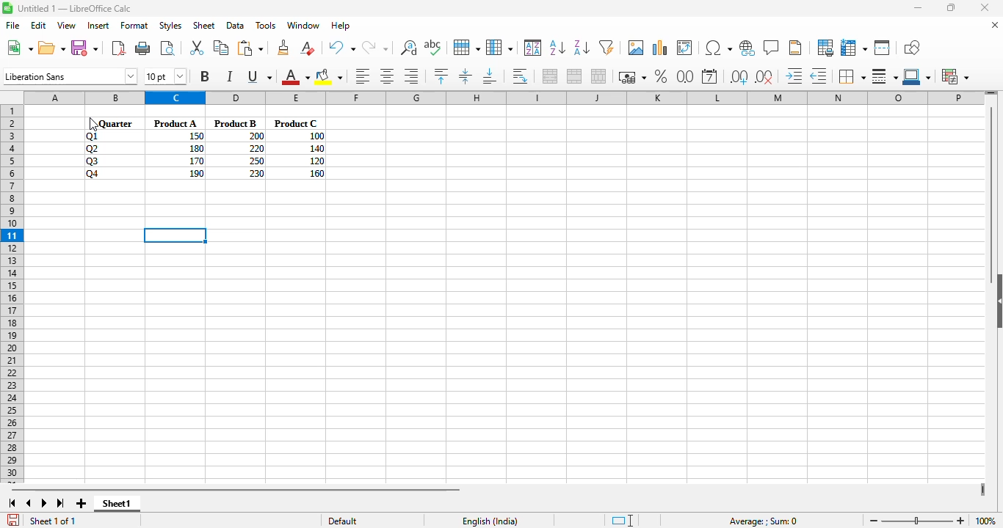  I want to click on view, so click(66, 25).